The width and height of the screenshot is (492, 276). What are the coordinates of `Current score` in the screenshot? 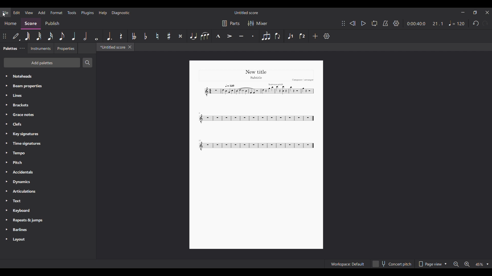 It's located at (257, 111).